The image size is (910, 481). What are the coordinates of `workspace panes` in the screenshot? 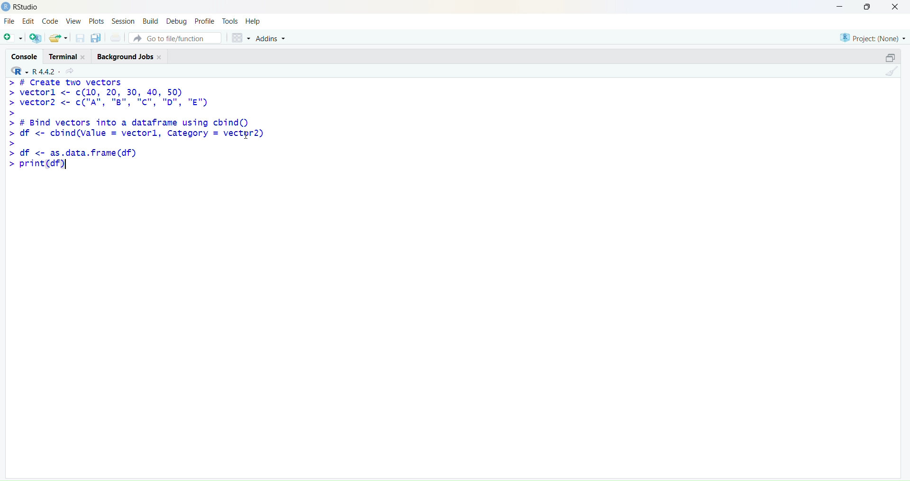 It's located at (240, 38).